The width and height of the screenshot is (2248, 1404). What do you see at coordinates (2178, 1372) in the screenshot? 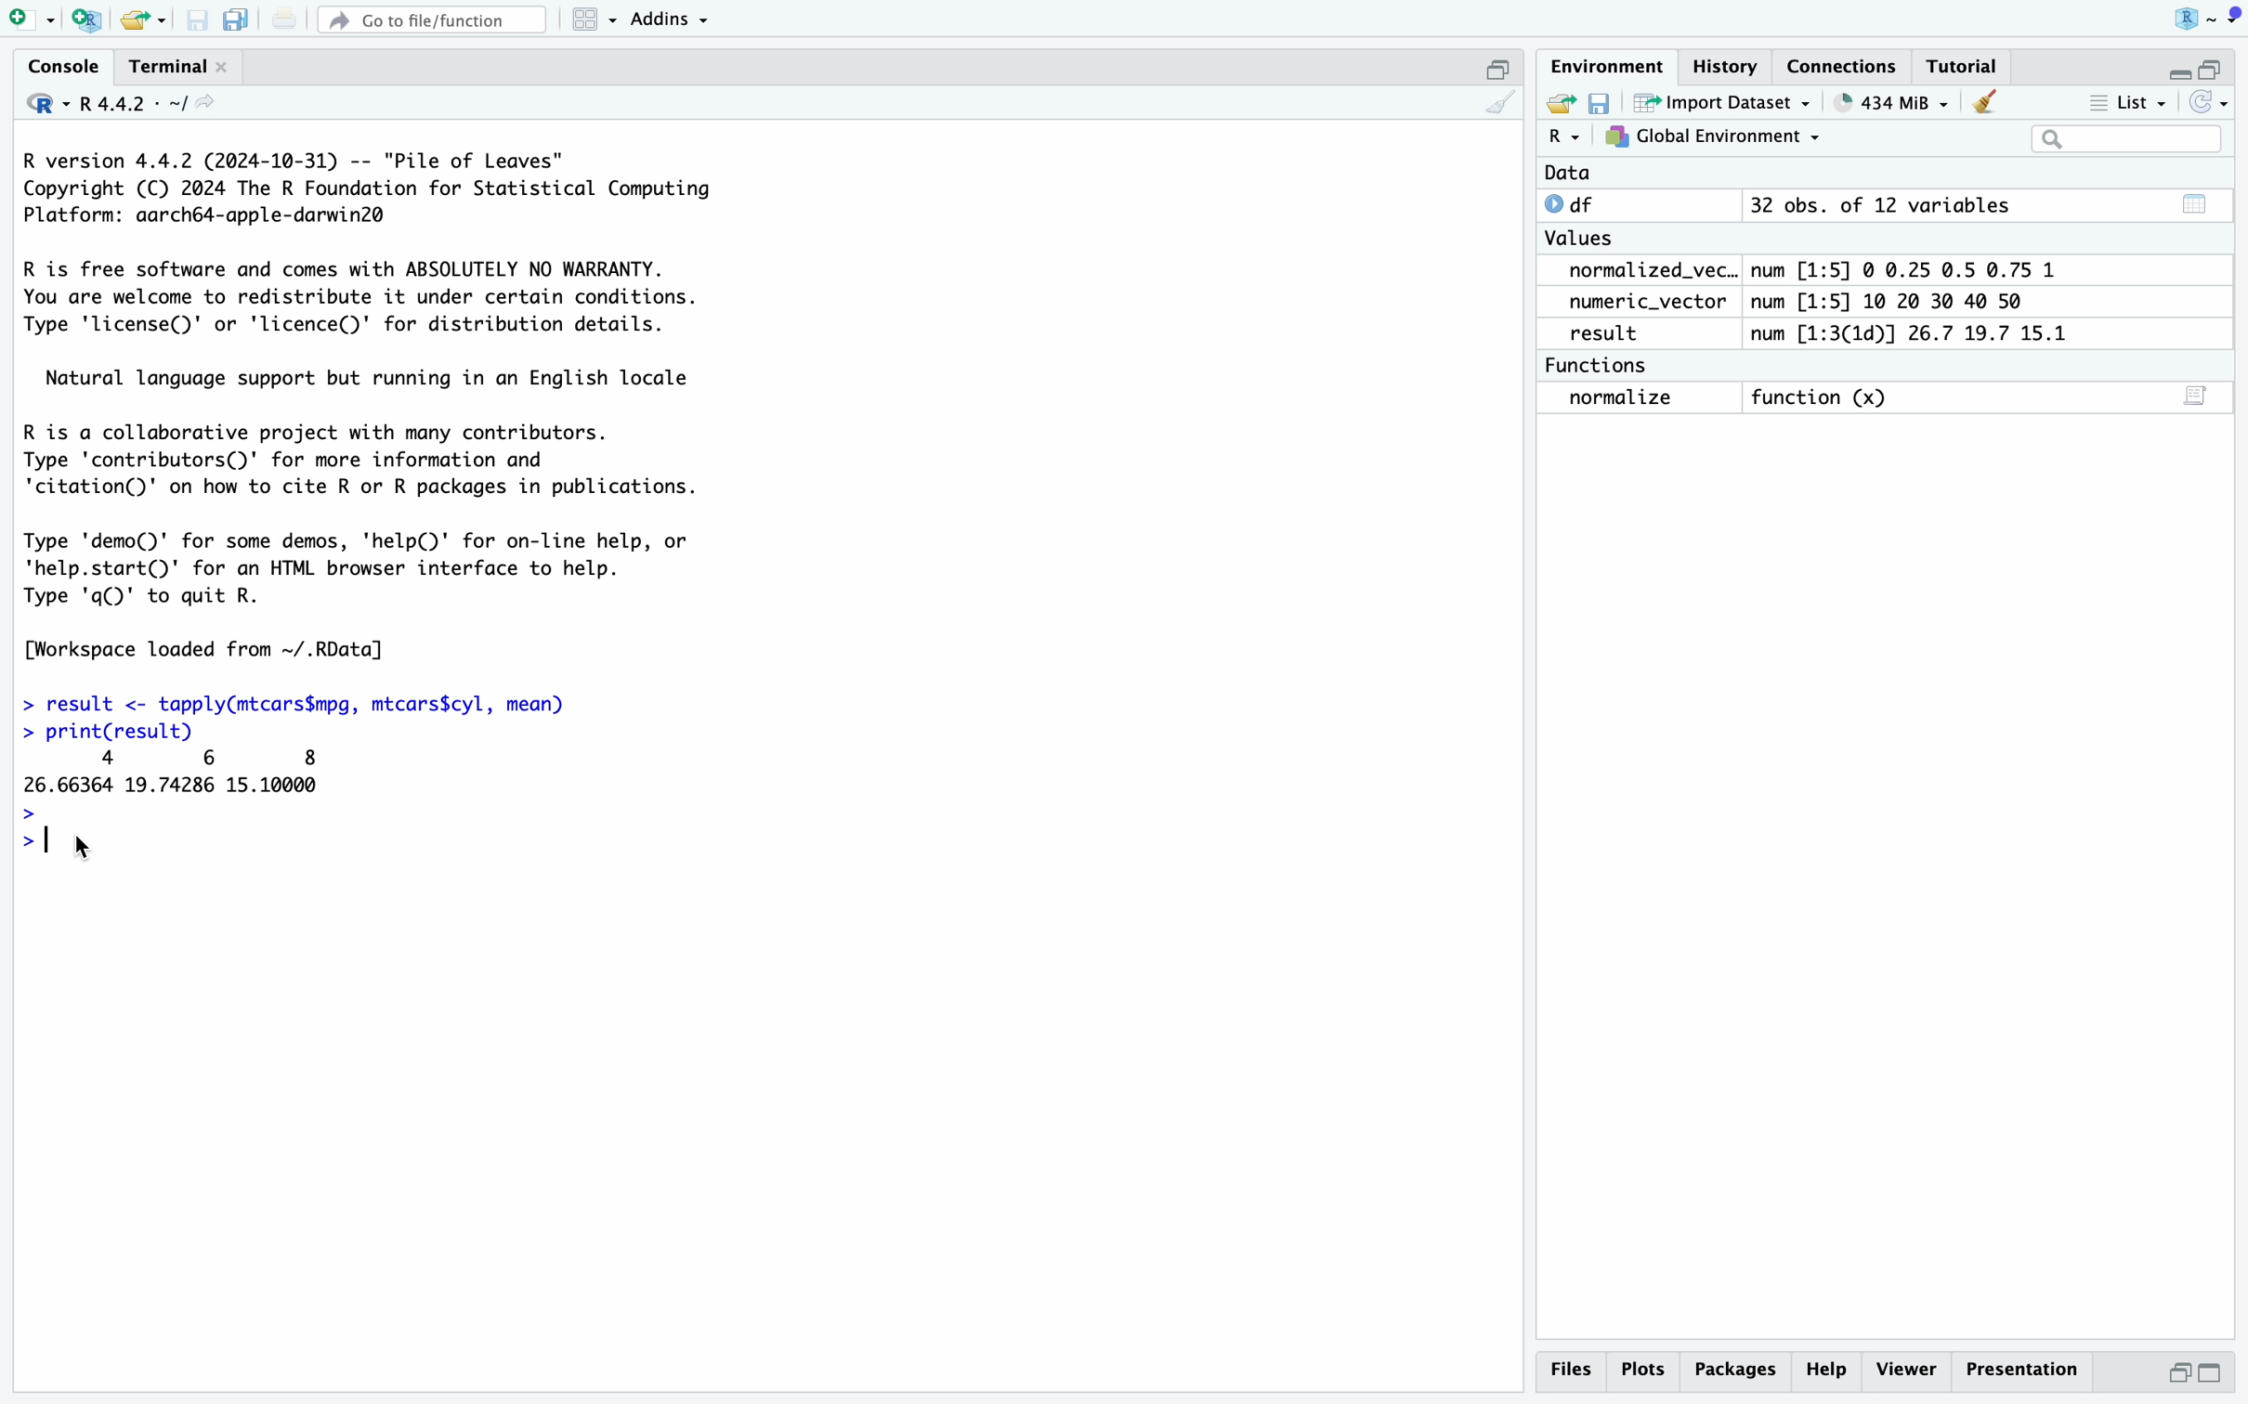
I see `Half height` at bounding box center [2178, 1372].